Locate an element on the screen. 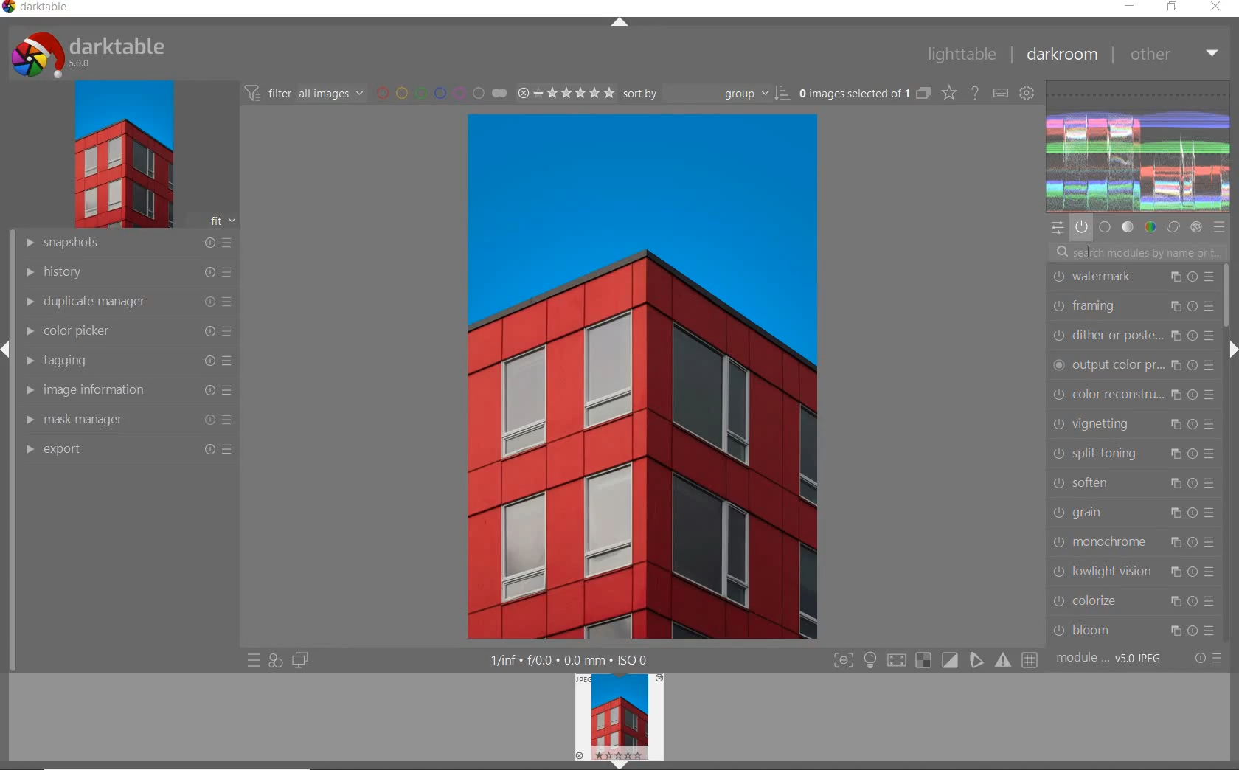  colorize is located at coordinates (1131, 602).